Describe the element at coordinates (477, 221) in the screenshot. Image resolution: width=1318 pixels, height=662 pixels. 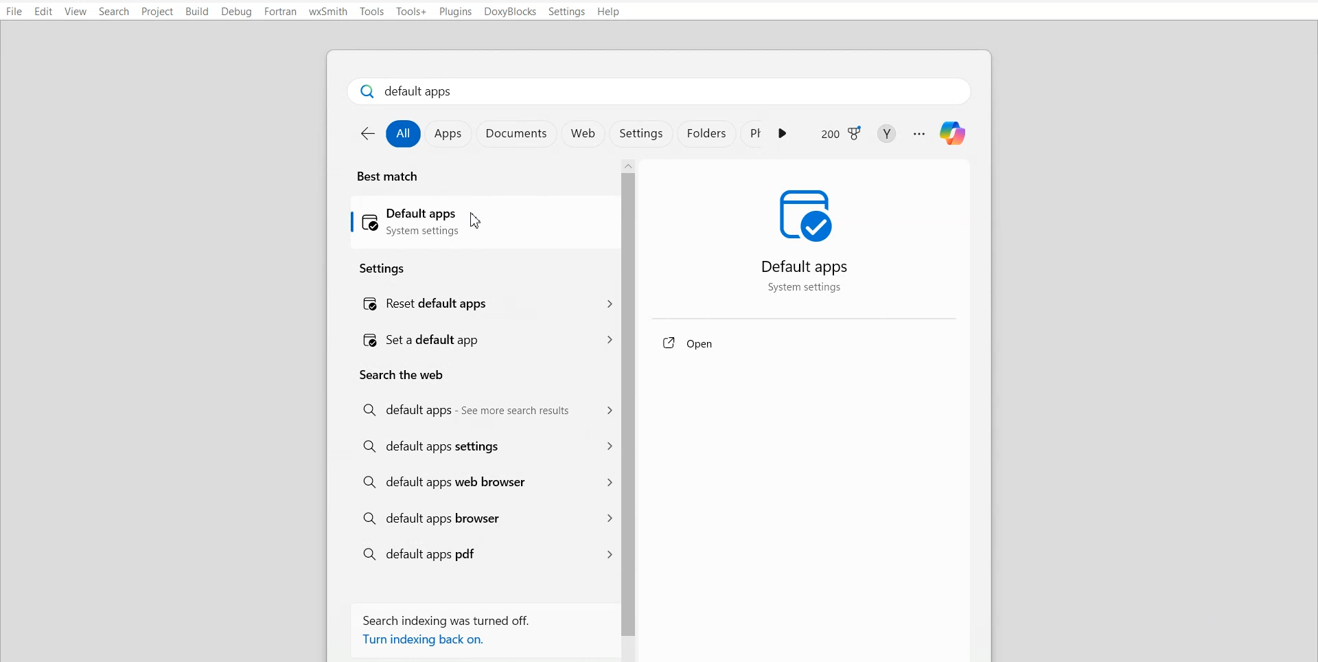
I see `Cursor` at that location.